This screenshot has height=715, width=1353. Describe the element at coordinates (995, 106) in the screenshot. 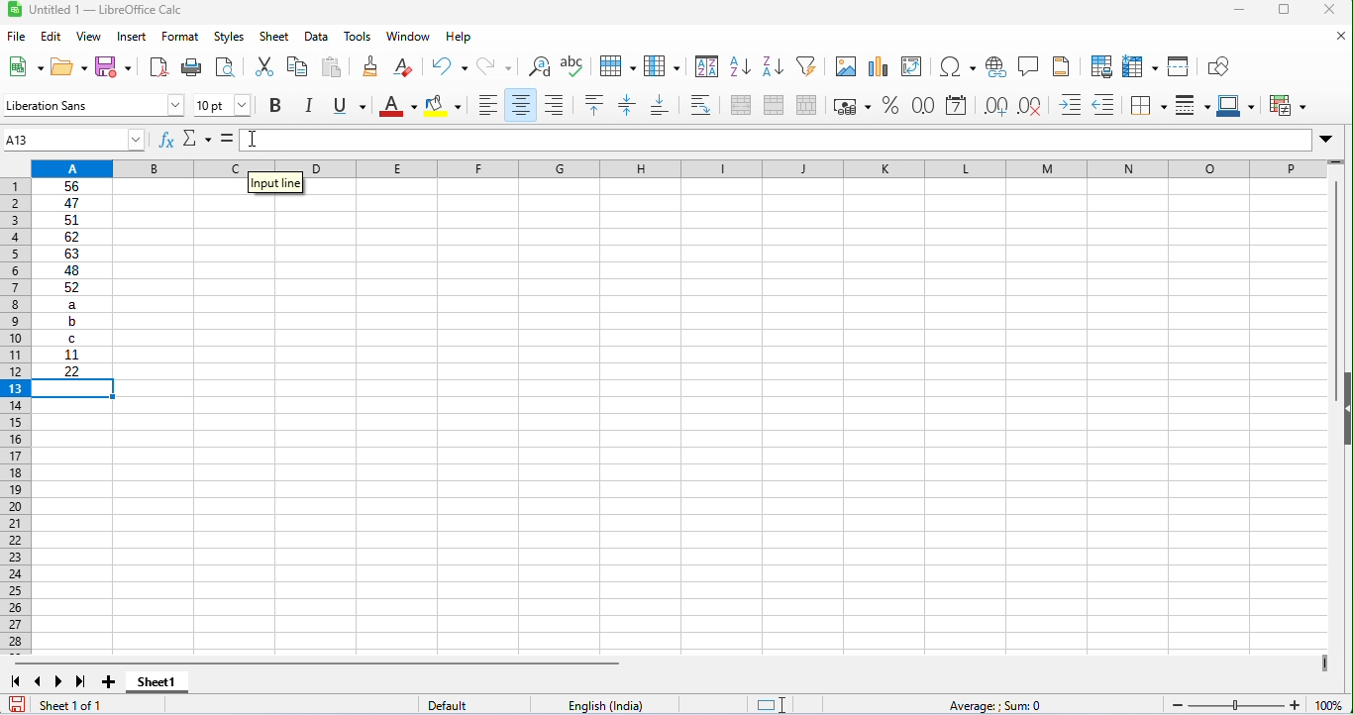

I see `add decimal place` at that location.